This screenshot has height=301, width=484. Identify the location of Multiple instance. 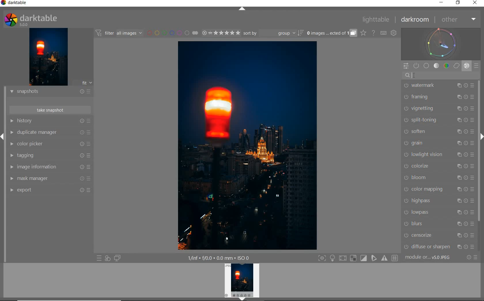
(458, 236).